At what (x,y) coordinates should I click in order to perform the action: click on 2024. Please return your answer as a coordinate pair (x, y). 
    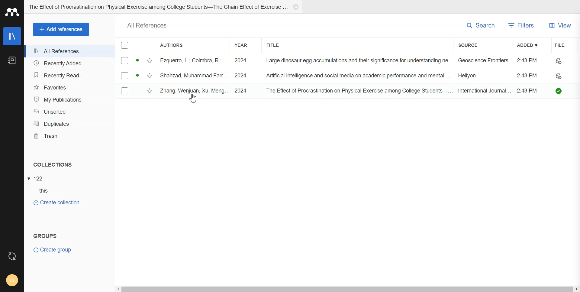
    Looking at the image, I should click on (240, 60).